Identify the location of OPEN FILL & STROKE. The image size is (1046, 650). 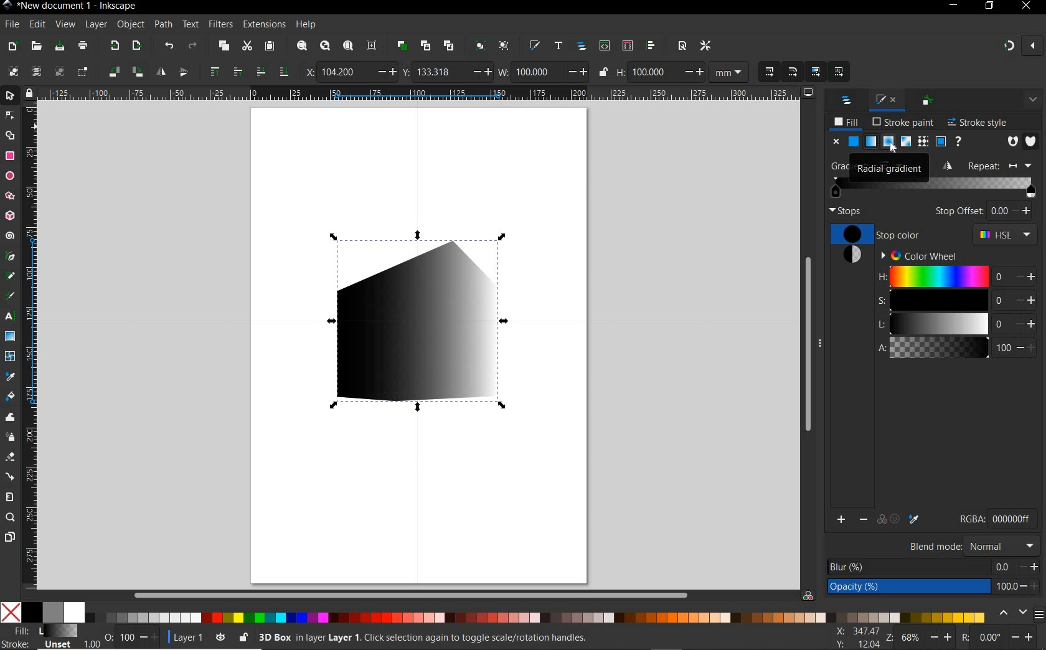
(534, 45).